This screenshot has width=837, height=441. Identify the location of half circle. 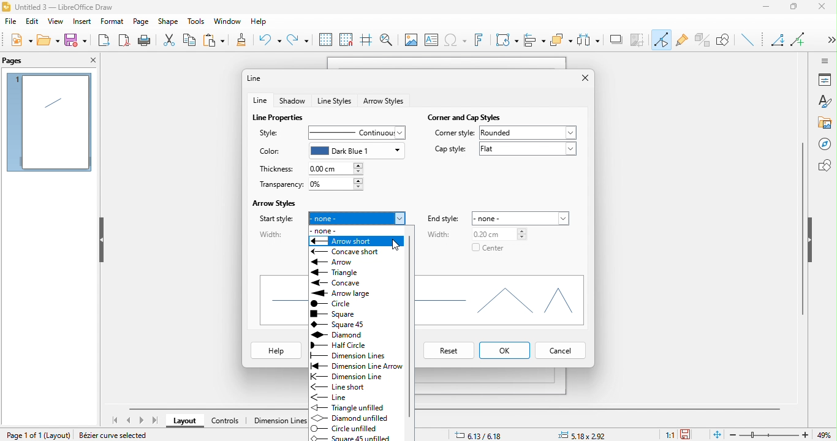
(355, 345).